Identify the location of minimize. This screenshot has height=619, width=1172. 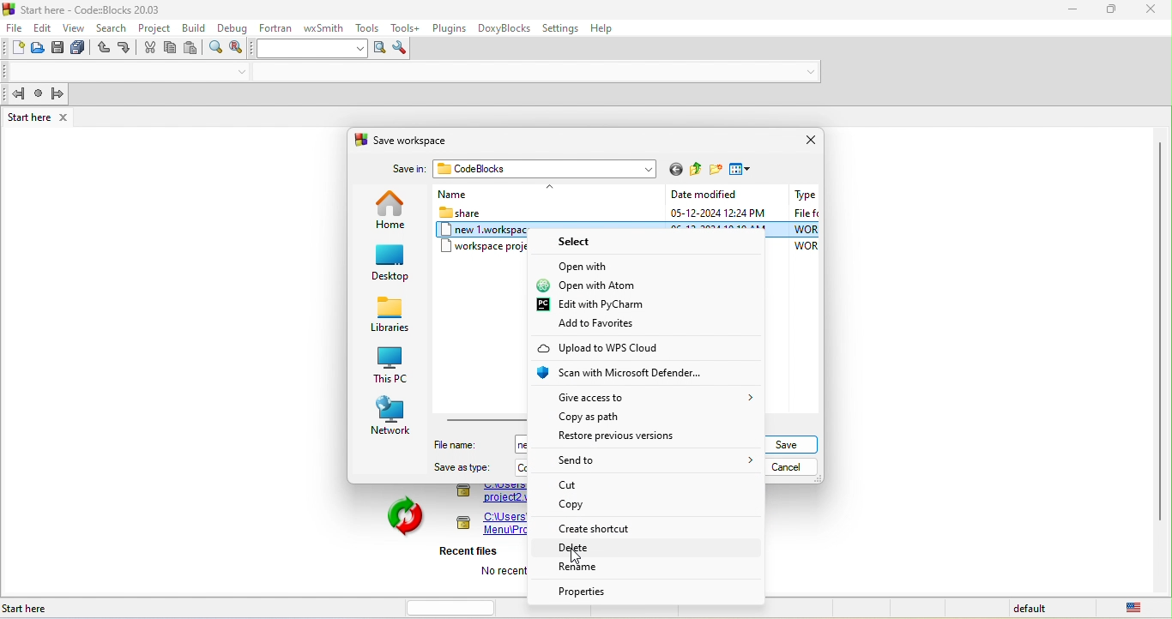
(1072, 10).